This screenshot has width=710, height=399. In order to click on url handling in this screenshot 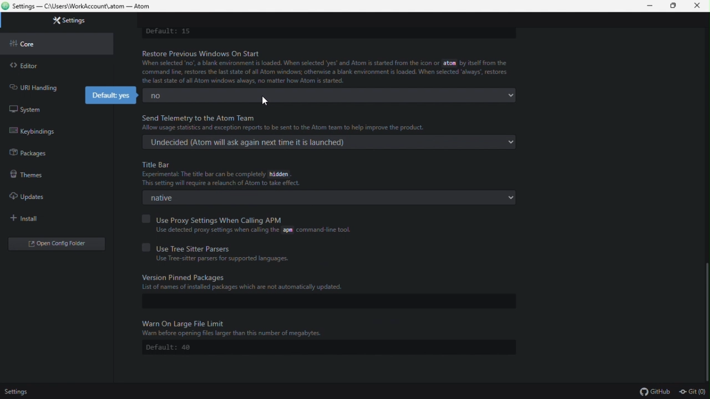, I will do `click(37, 86)`.